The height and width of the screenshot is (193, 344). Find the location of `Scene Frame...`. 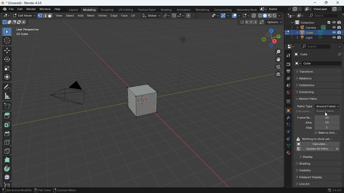

Scene Frame... is located at coordinates (327, 111).